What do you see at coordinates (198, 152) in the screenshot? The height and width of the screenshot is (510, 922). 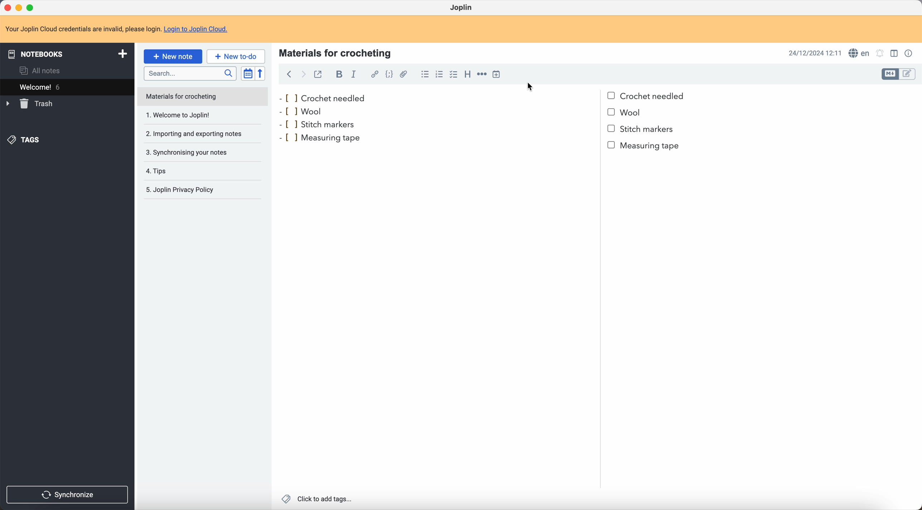 I see `synchronising your notes` at bounding box center [198, 152].